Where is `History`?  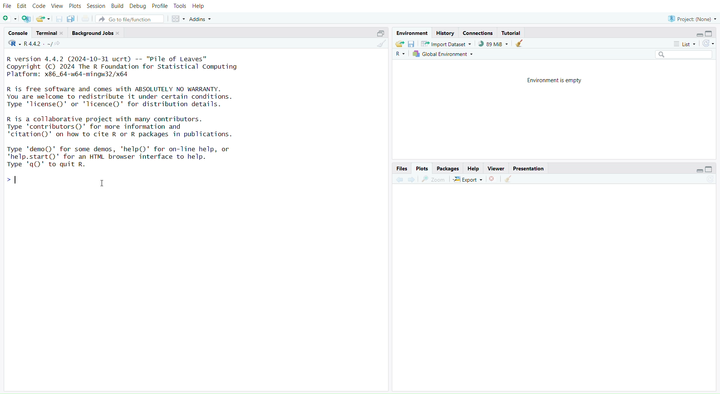
History is located at coordinates (446, 32).